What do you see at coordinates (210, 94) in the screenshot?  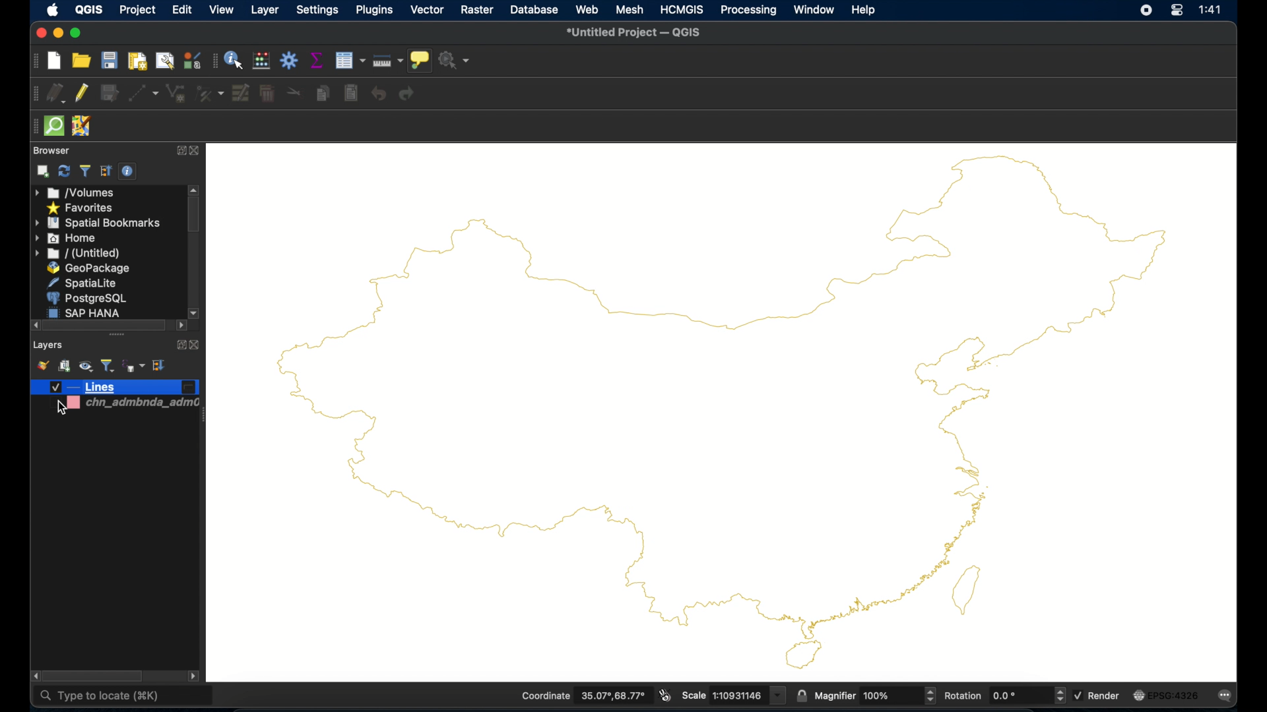 I see `vertex tool` at bounding box center [210, 94].